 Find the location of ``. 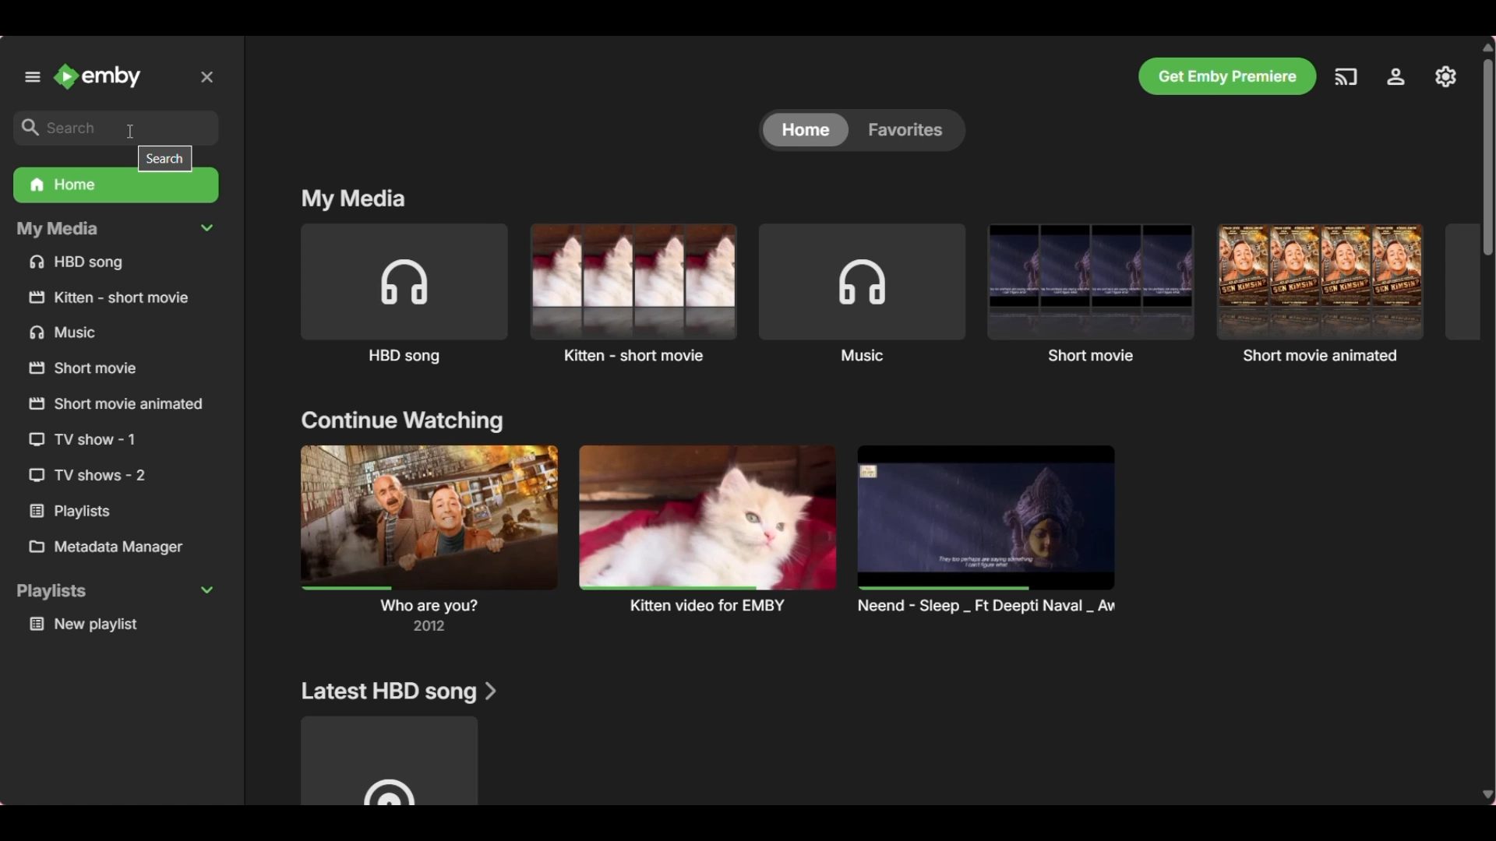

 is located at coordinates (93, 511).